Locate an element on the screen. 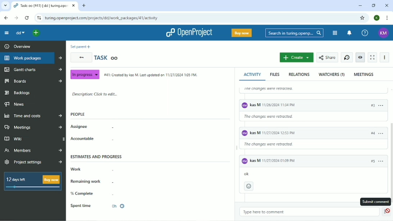 This screenshot has width=393, height=221. Customize and control google chrome is located at coordinates (387, 18).